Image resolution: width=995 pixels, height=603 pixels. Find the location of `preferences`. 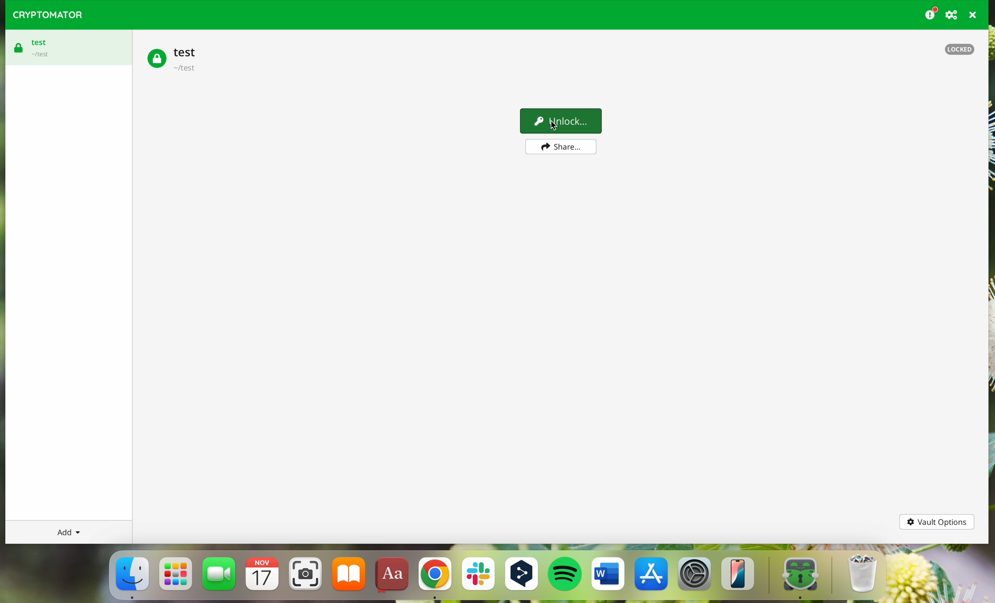

preferences is located at coordinates (953, 15).